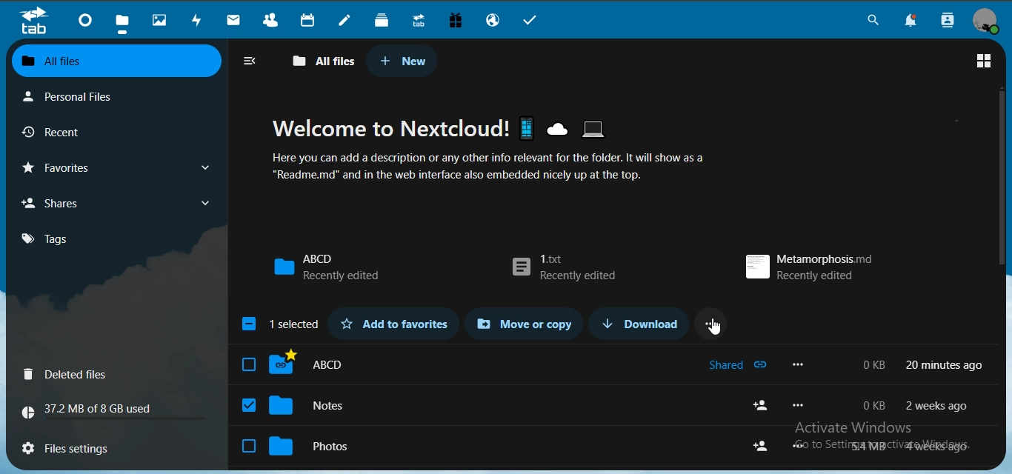 The width and height of the screenshot is (1012, 474). Describe the element at coordinates (123, 19) in the screenshot. I see `files` at that location.